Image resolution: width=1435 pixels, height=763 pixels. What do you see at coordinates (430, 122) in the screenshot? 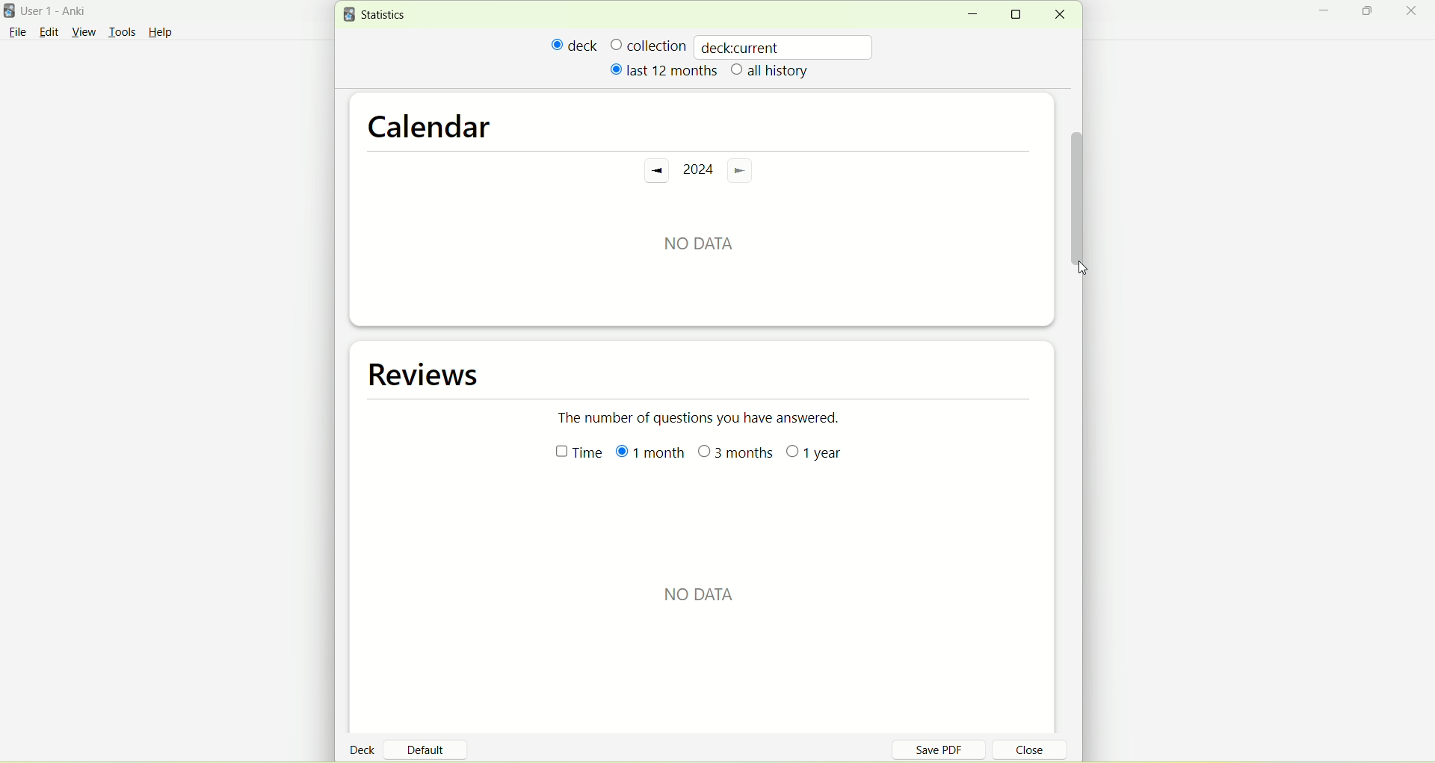
I see `calendar` at bounding box center [430, 122].